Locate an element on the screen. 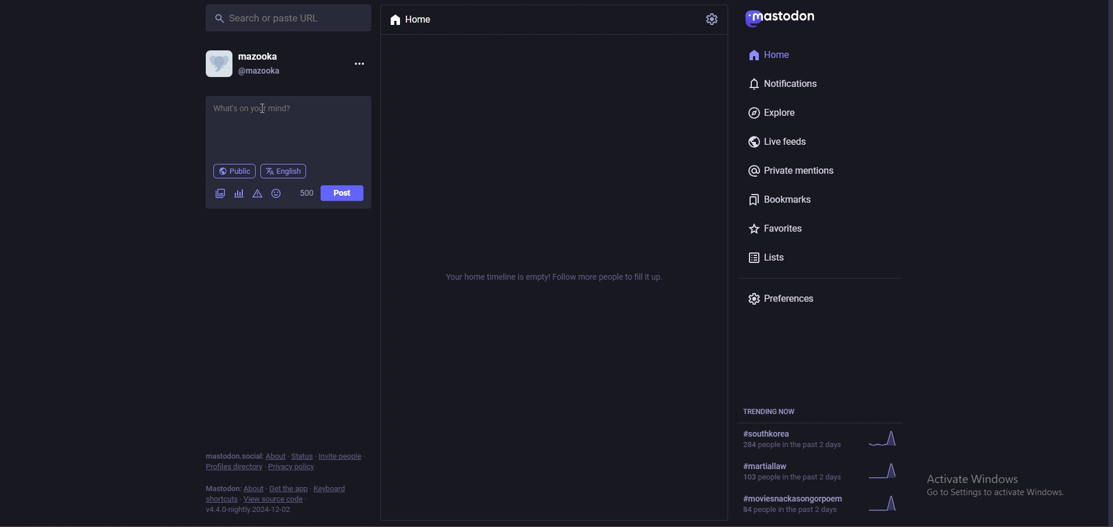 The width and height of the screenshot is (1113, 527). profiles directory is located at coordinates (234, 467).